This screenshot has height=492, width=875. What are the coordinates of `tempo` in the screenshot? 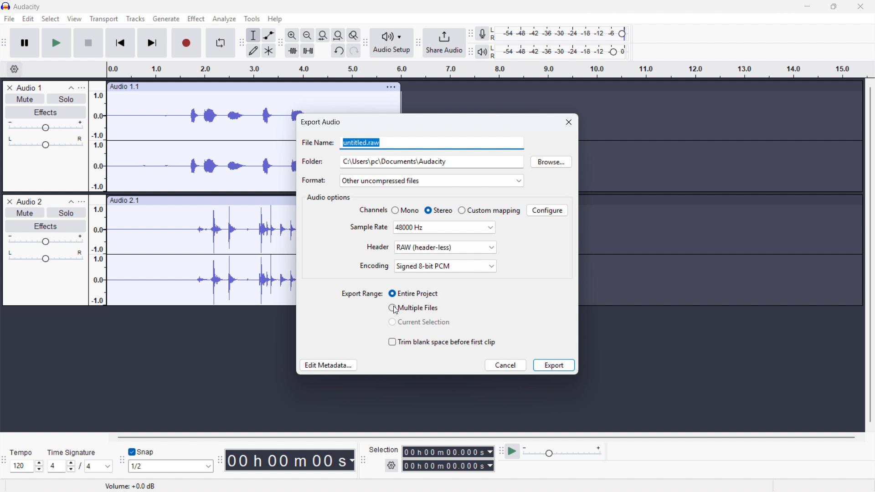 It's located at (24, 453).